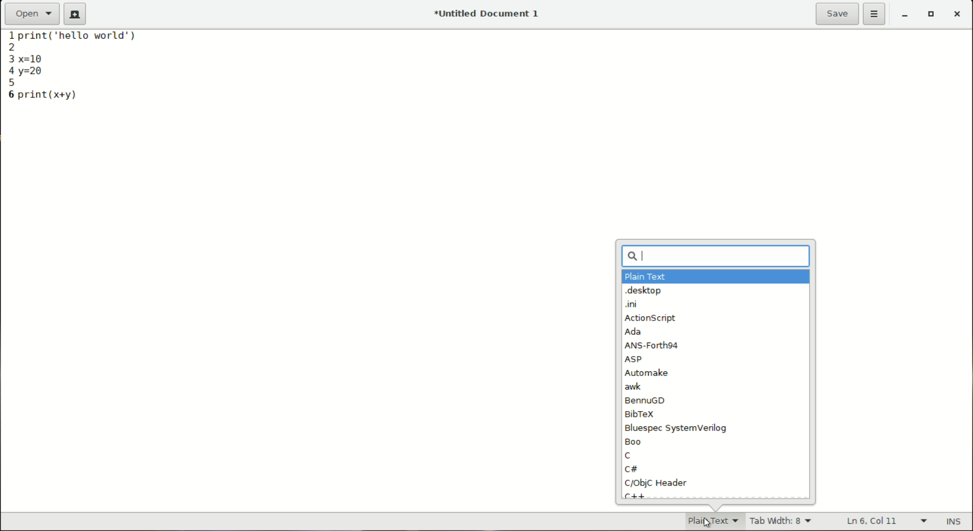 Image resolution: width=973 pixels, height=531 pixels. Describe the element at coordinates (49, 95) in the screenshot. I see `print x + y` at that location.